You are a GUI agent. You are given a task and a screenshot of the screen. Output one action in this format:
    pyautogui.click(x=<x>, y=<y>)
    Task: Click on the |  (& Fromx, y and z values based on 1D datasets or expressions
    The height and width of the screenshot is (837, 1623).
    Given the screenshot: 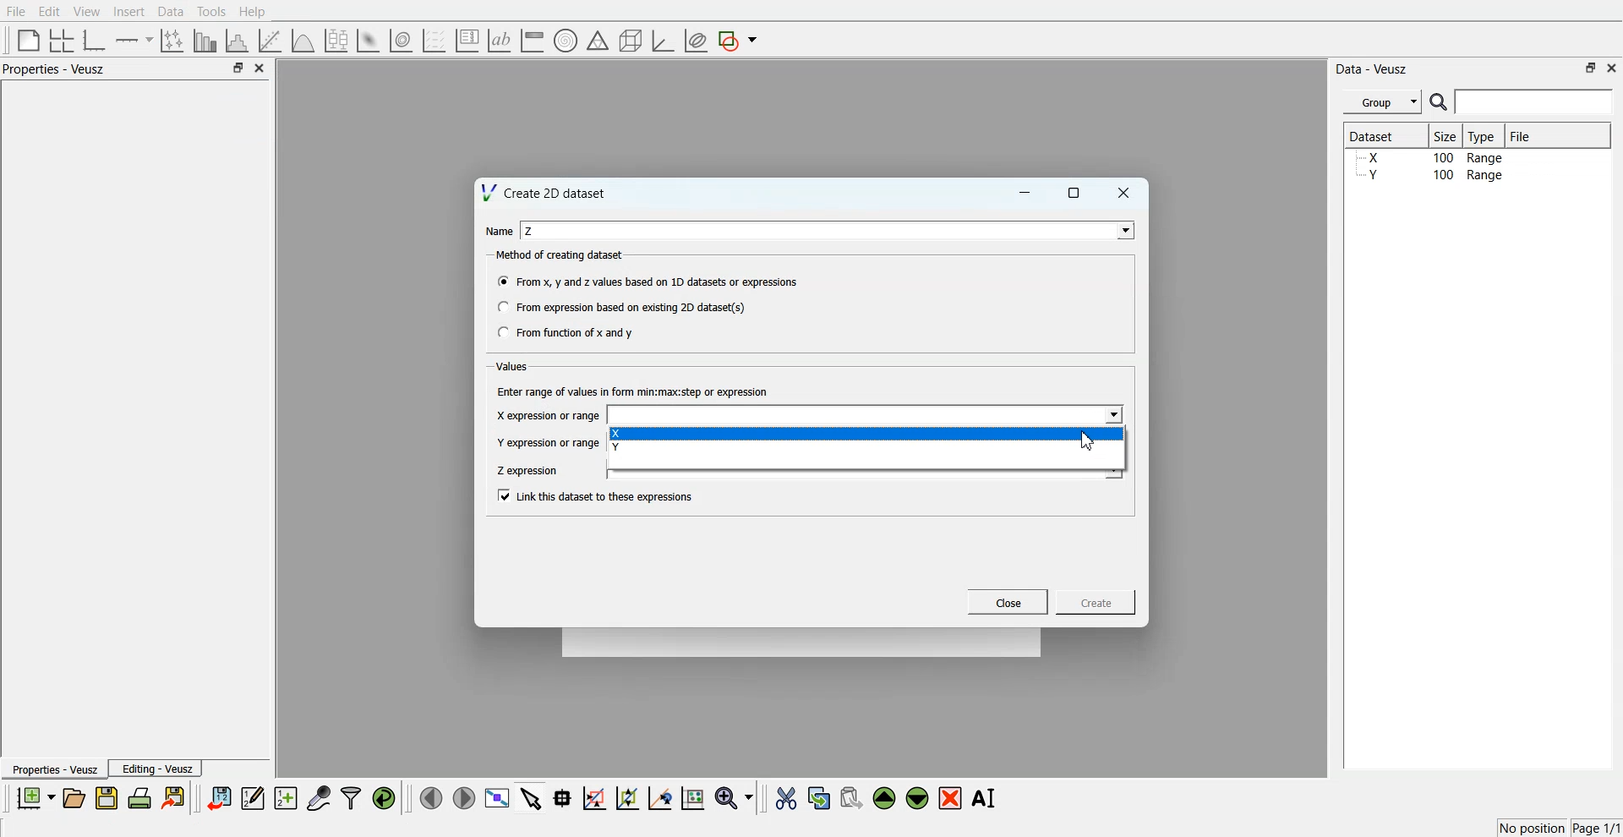 What is the action you would take?
    pyautogui.click(x=649, y=280)
    